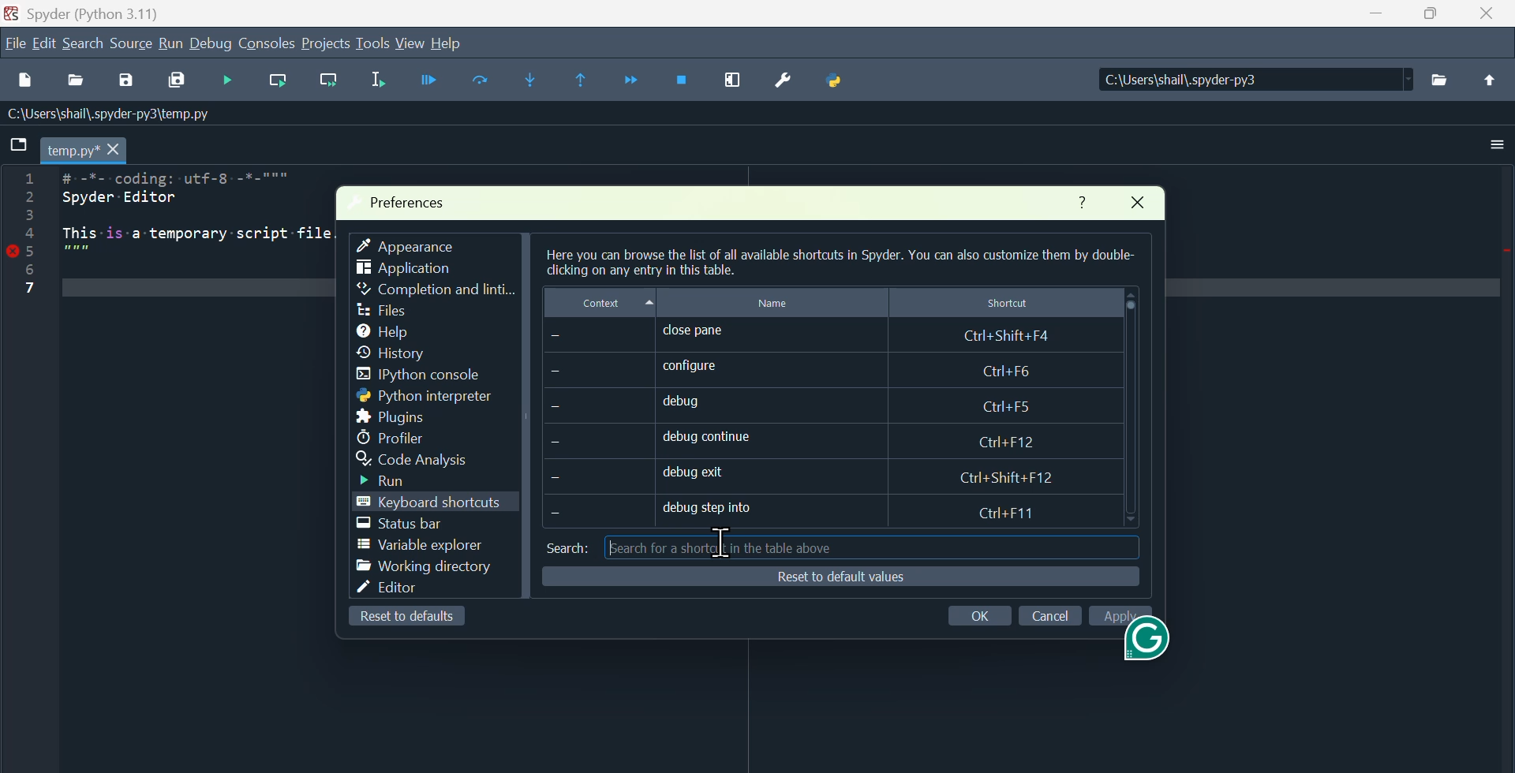 The image size is (1515, 773). Describe the element at coordinates (613, 304) in the screenshot. I see `content` at that location.